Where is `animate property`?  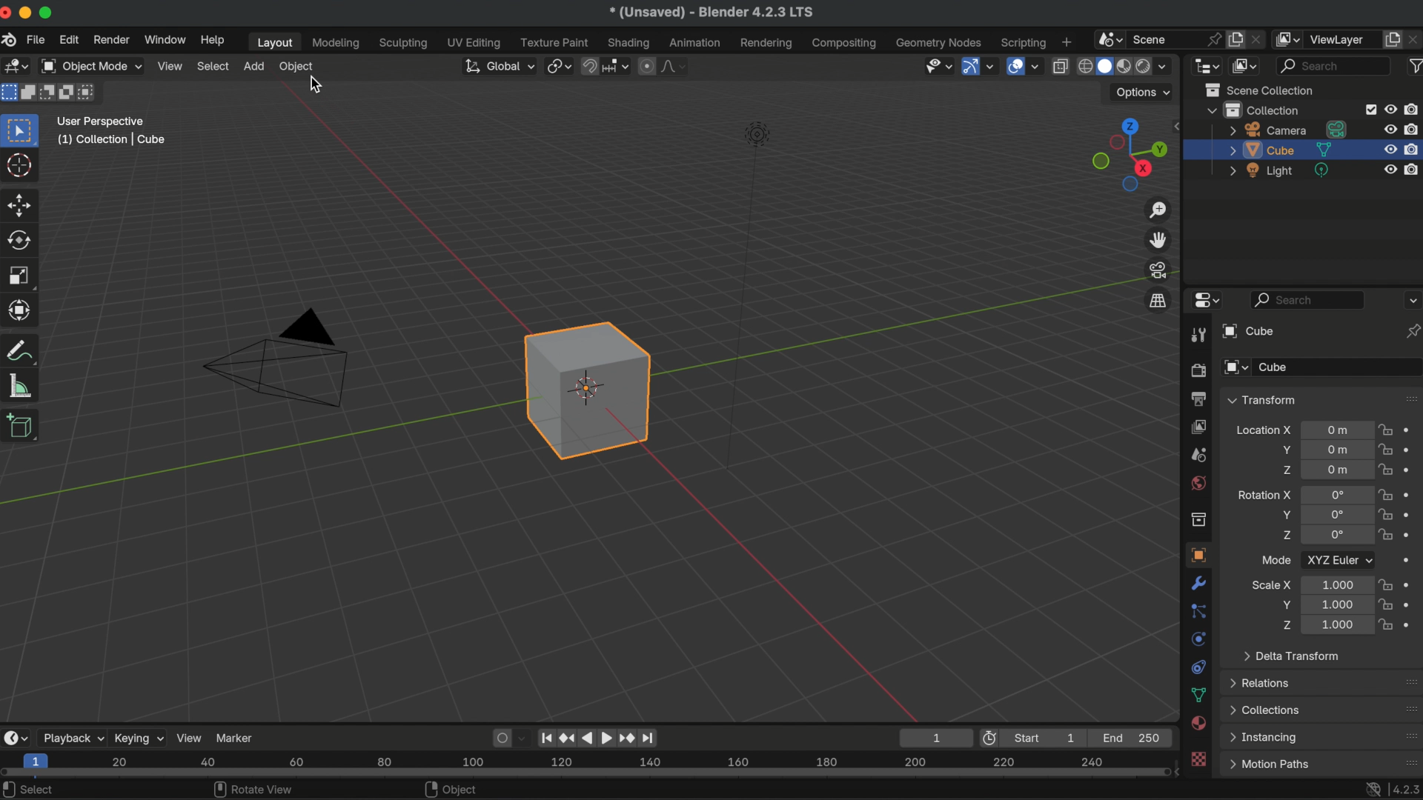 animate property is located at coordinates (1411, 514).